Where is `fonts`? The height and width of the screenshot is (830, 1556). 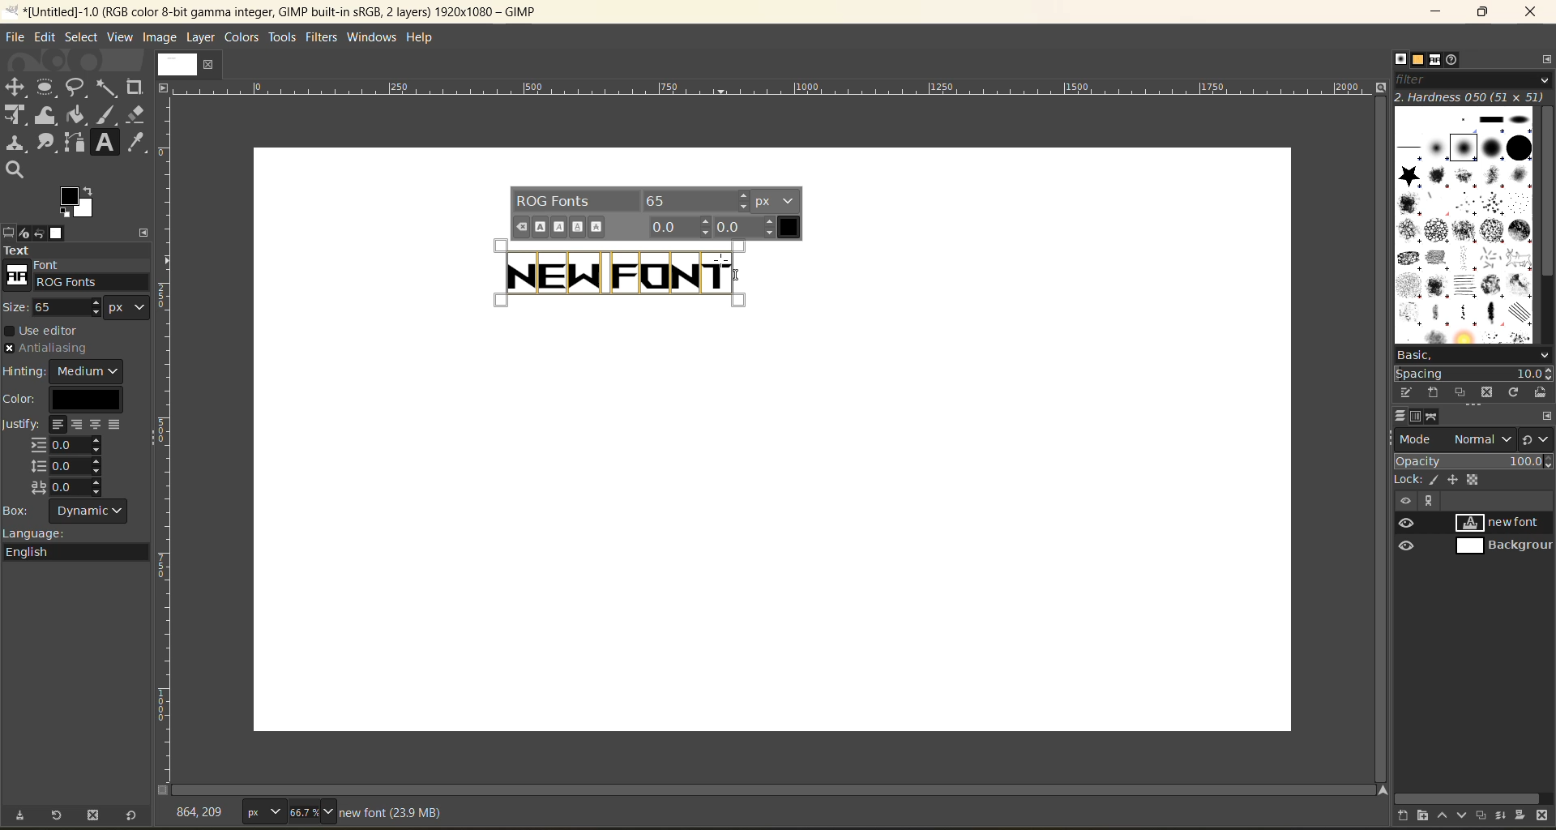 fonts is located at coordinates (1438, 61).